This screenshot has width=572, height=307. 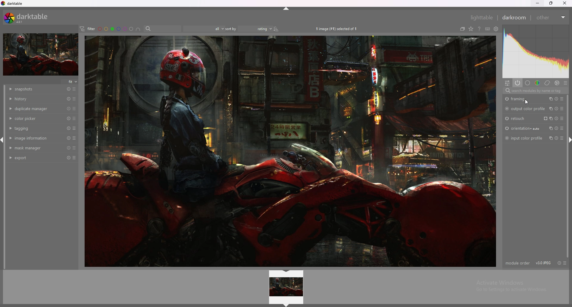 I want to click on multiple instances action, so click(x=551, y=109).